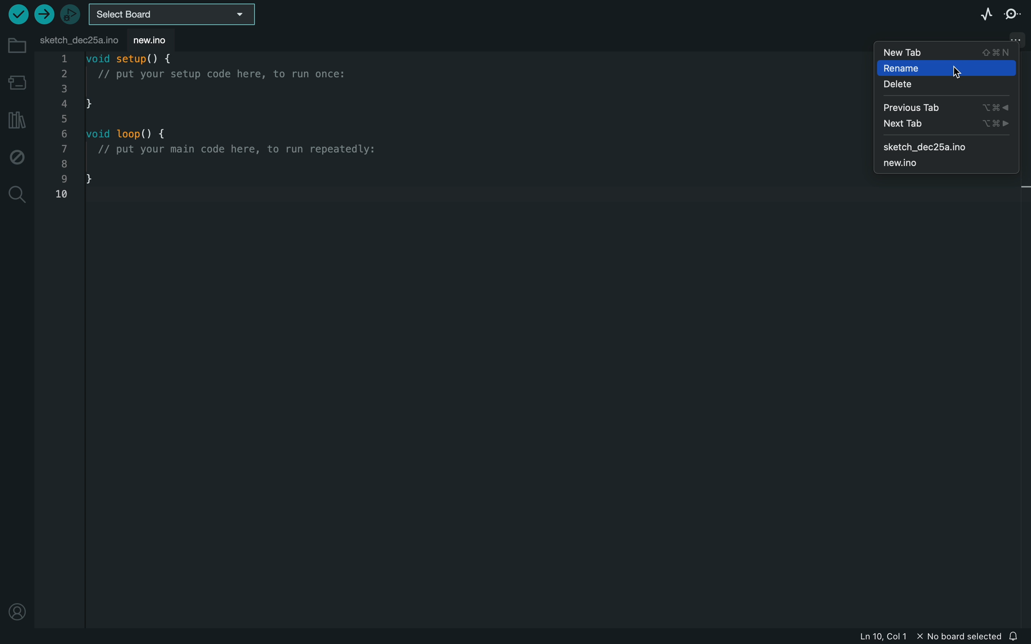 This screenshot has width=1031, height=644. I want to click on next tab, so click(945, 125).